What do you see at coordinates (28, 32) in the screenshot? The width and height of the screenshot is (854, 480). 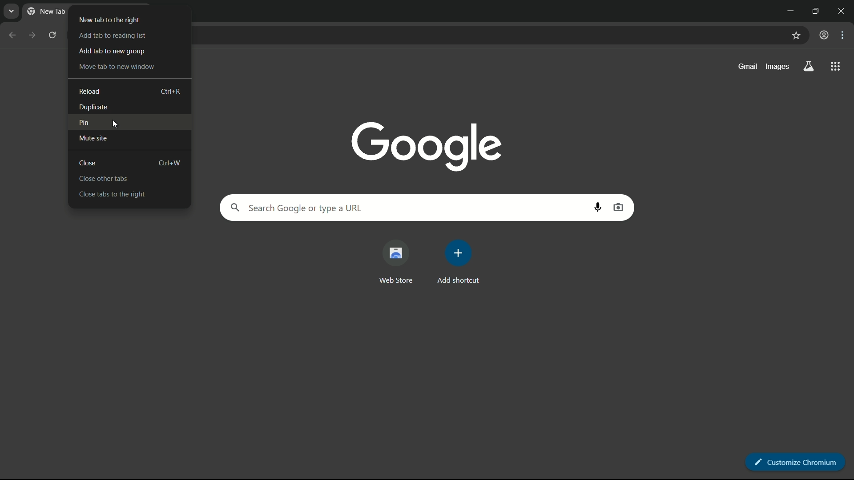 I see `next page` at bounding box center [28, 32].